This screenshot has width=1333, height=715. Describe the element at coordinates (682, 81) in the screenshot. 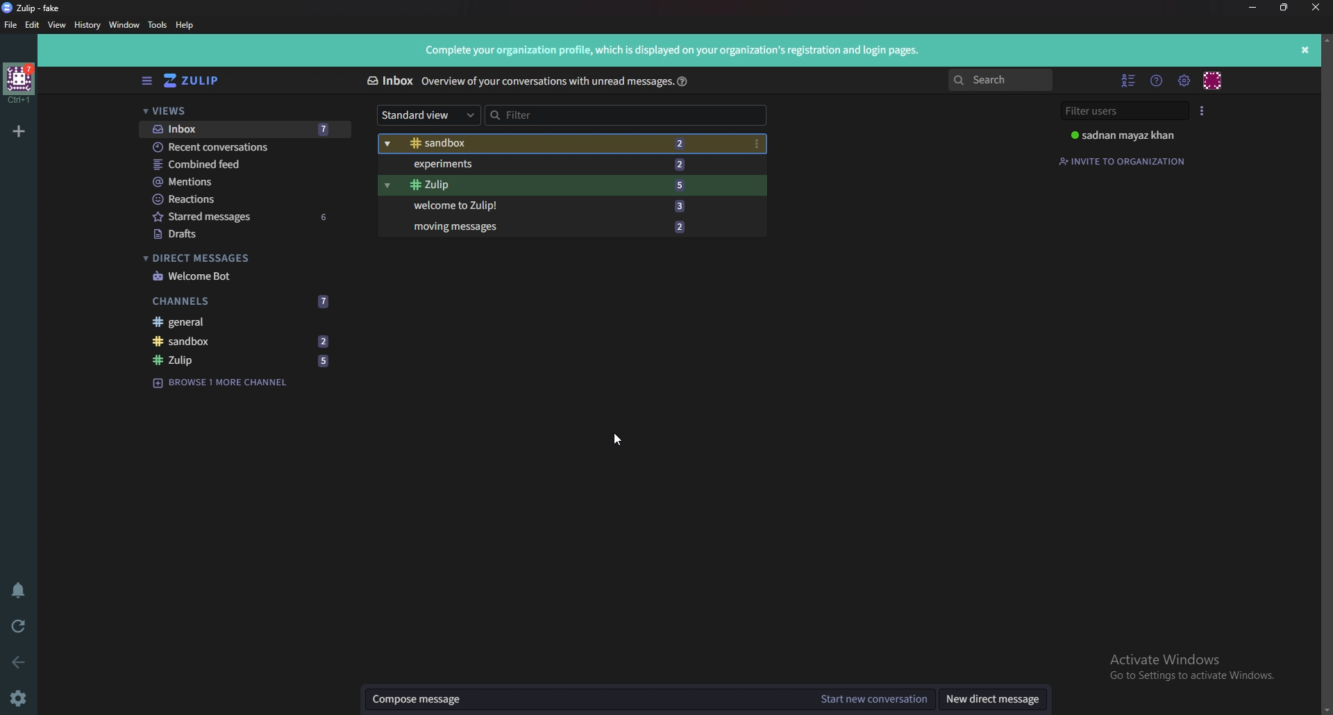

I see `help` at that location.